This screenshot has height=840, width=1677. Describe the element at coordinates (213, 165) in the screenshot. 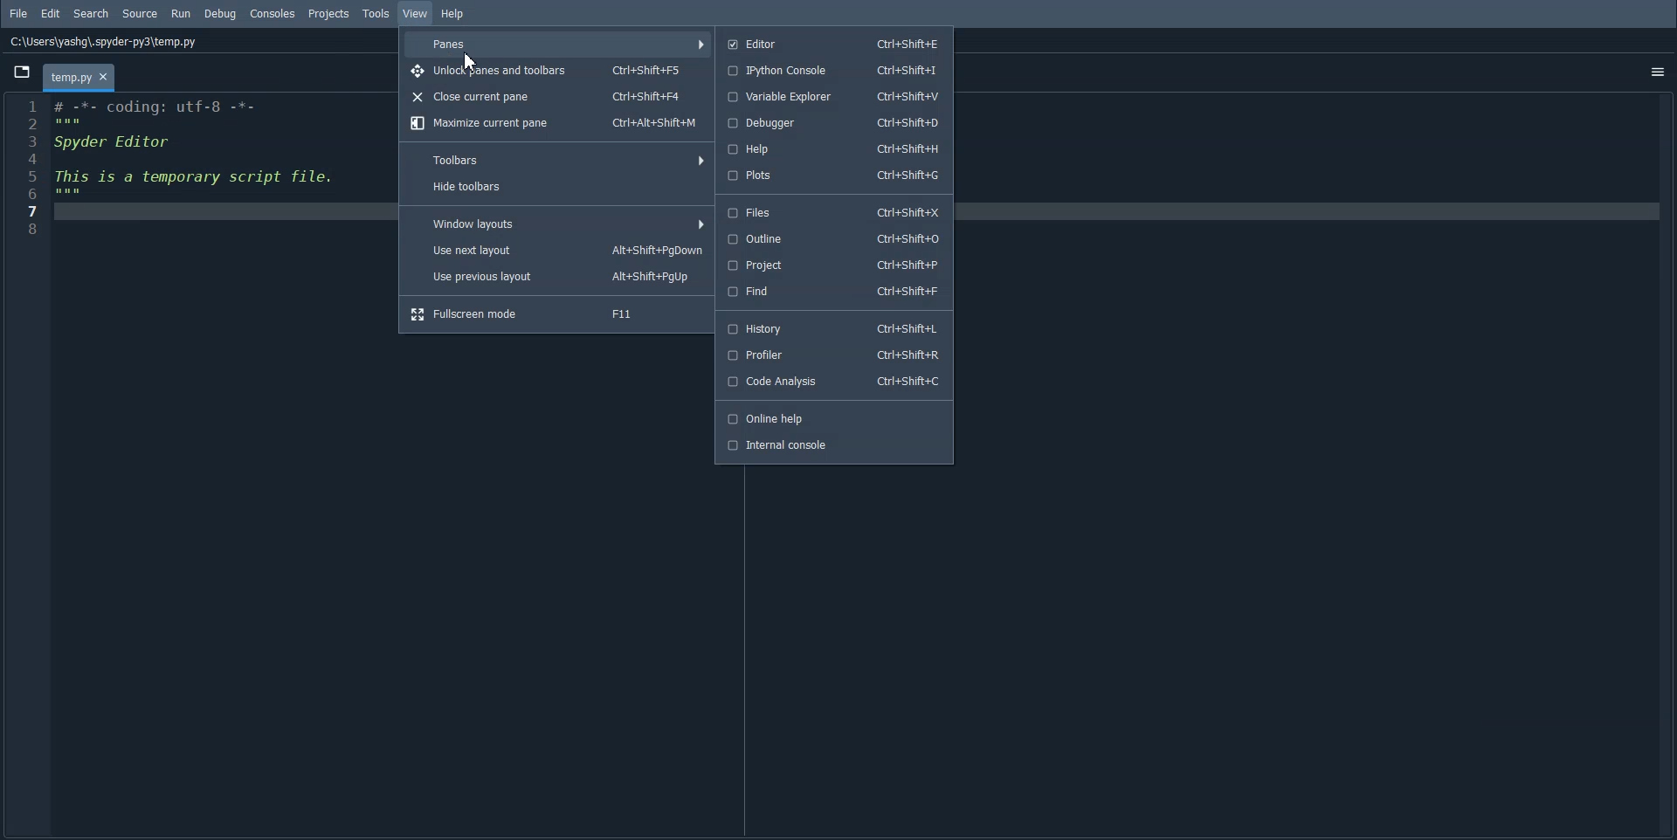

I see `# -*- coding: utf-8 -*- """ Spyder Editor  This is a temporary script file. """` at that location.